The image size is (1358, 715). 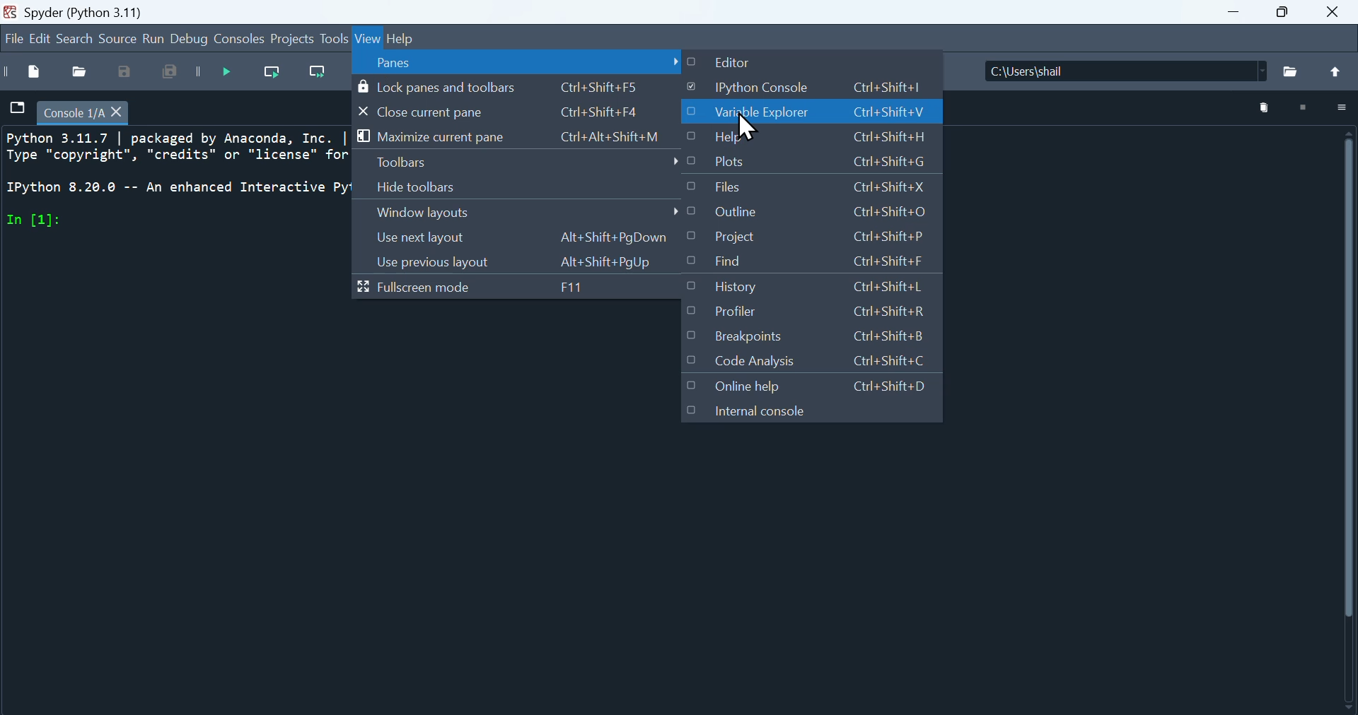 What do you see at coordinates (518, 240) in the screenshot?
I see `Use next layout` at bounding box center [518, 240].